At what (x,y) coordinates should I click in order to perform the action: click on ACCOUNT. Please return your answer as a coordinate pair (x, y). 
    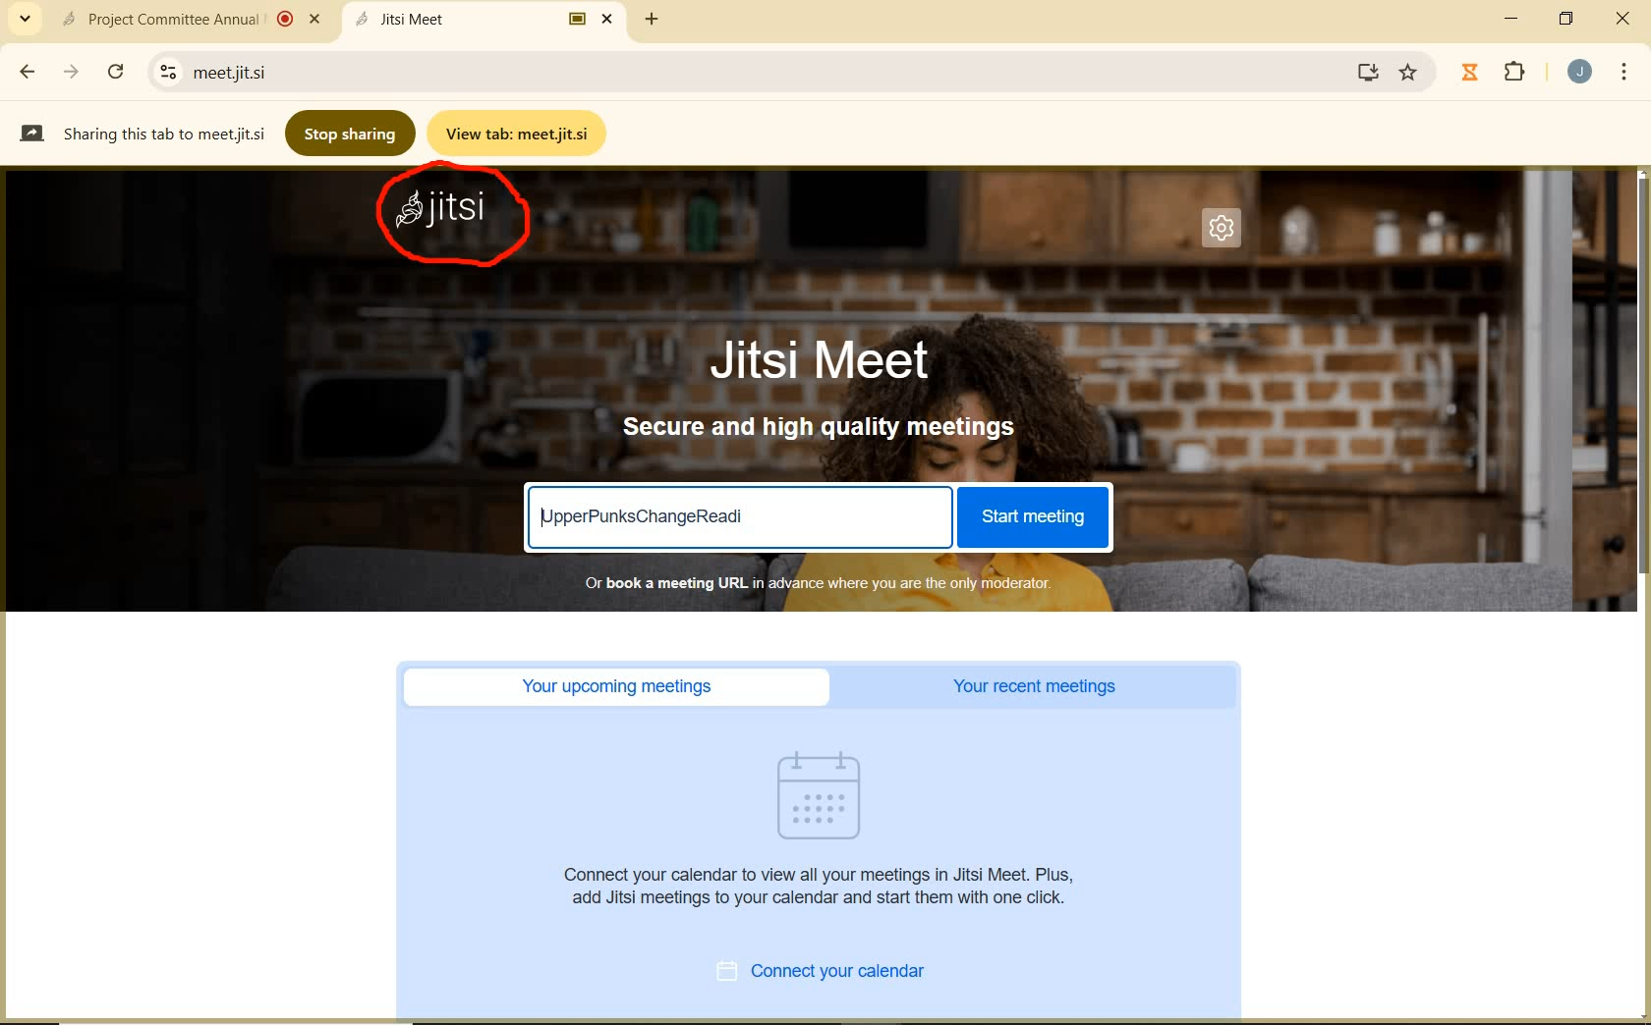
    Looking at the image, I should click on (1580, 72).